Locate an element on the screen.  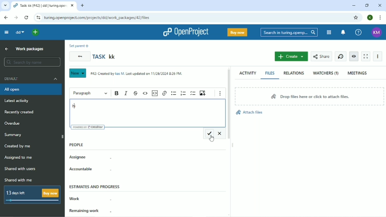
Activity is located at coordinates (248, 74).